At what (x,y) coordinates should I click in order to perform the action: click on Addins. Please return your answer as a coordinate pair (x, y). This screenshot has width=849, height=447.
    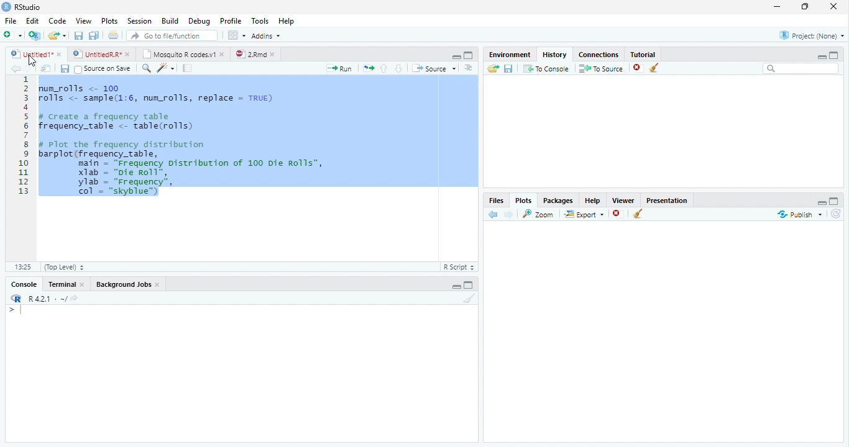
    Looking at the image, I should click on (268, 35).